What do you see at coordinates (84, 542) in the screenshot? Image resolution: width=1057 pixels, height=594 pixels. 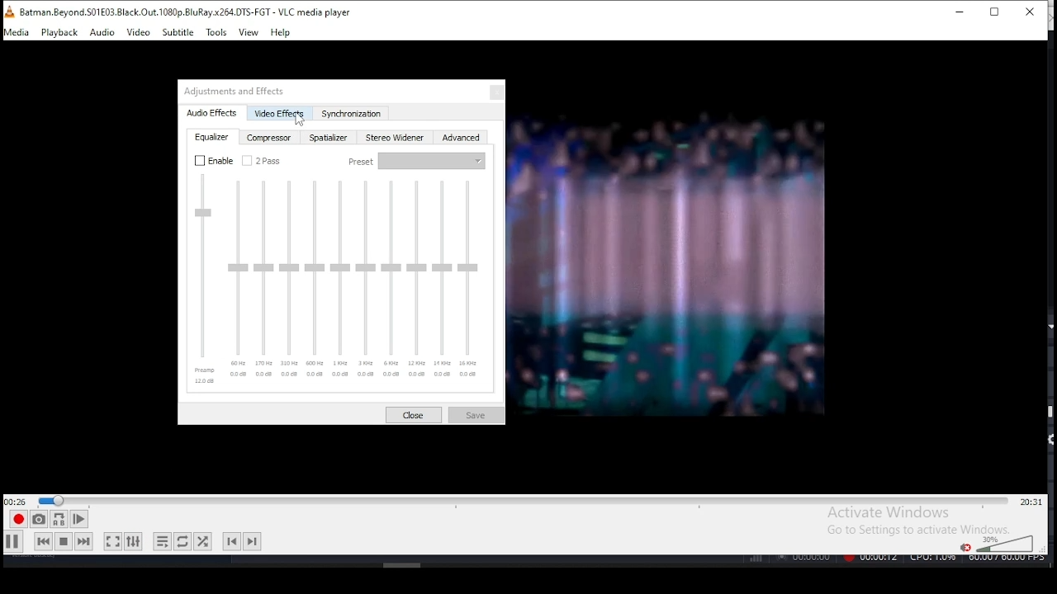 I see `next media in track, skips forward when held` at bounding box center [84, 542].